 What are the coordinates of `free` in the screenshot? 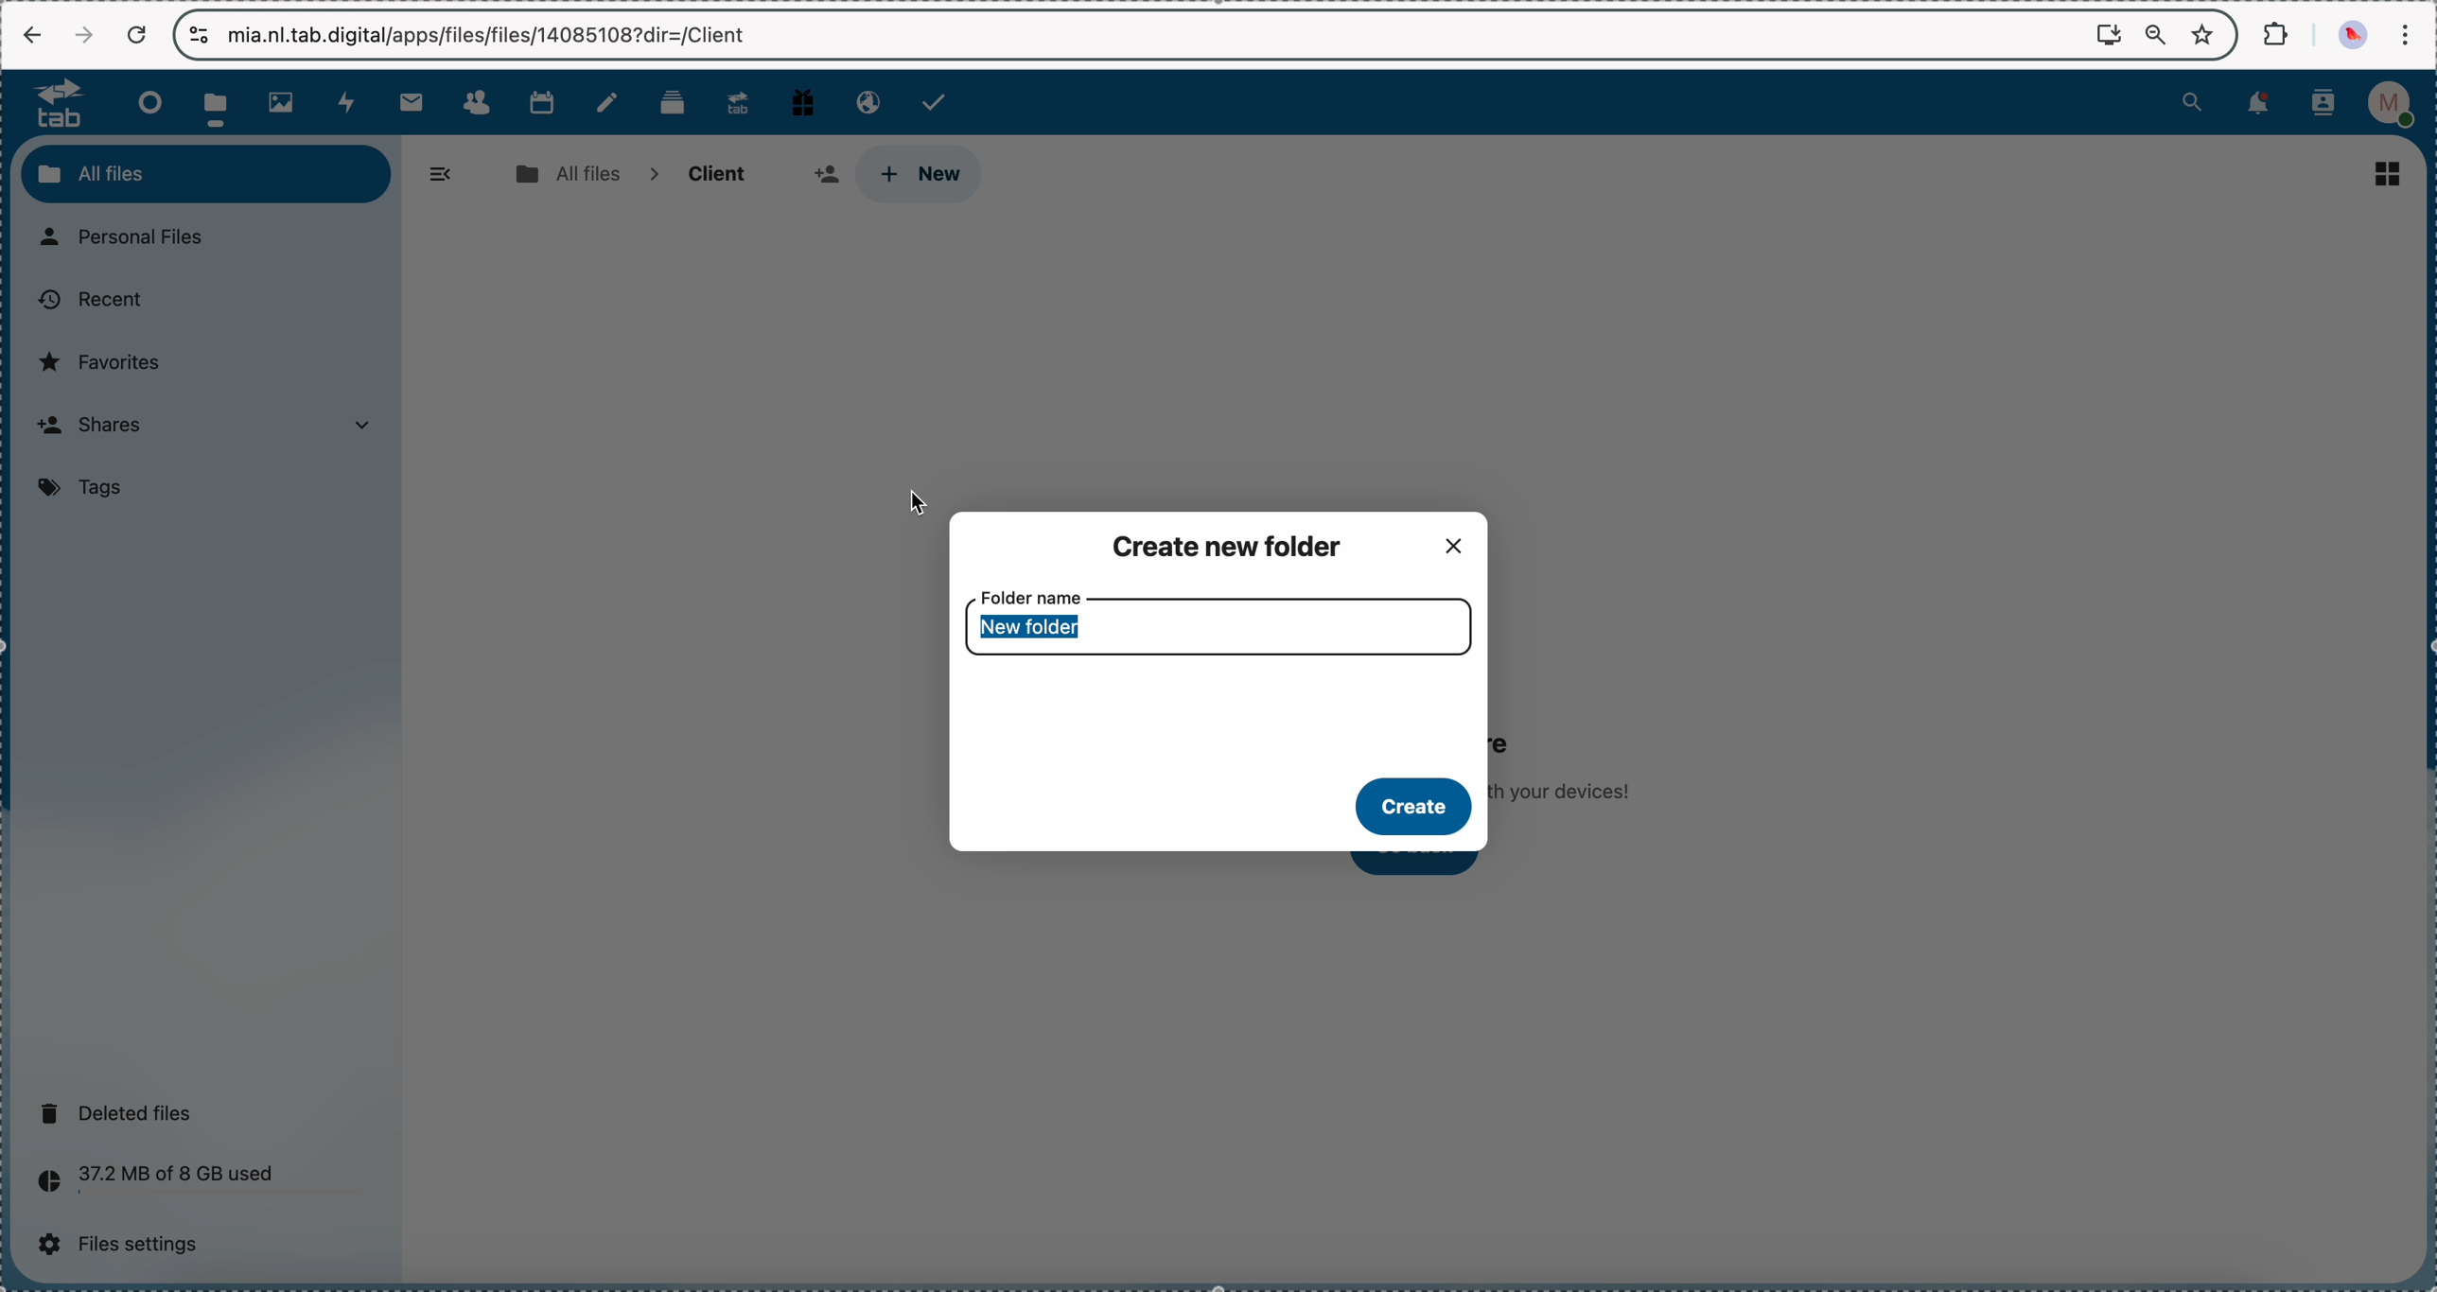 It's located at (803, 100).